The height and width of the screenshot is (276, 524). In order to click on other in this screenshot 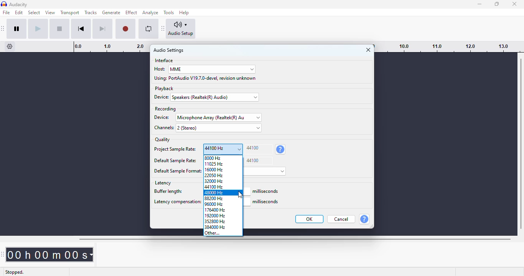, I will do `click(223, 233)`.